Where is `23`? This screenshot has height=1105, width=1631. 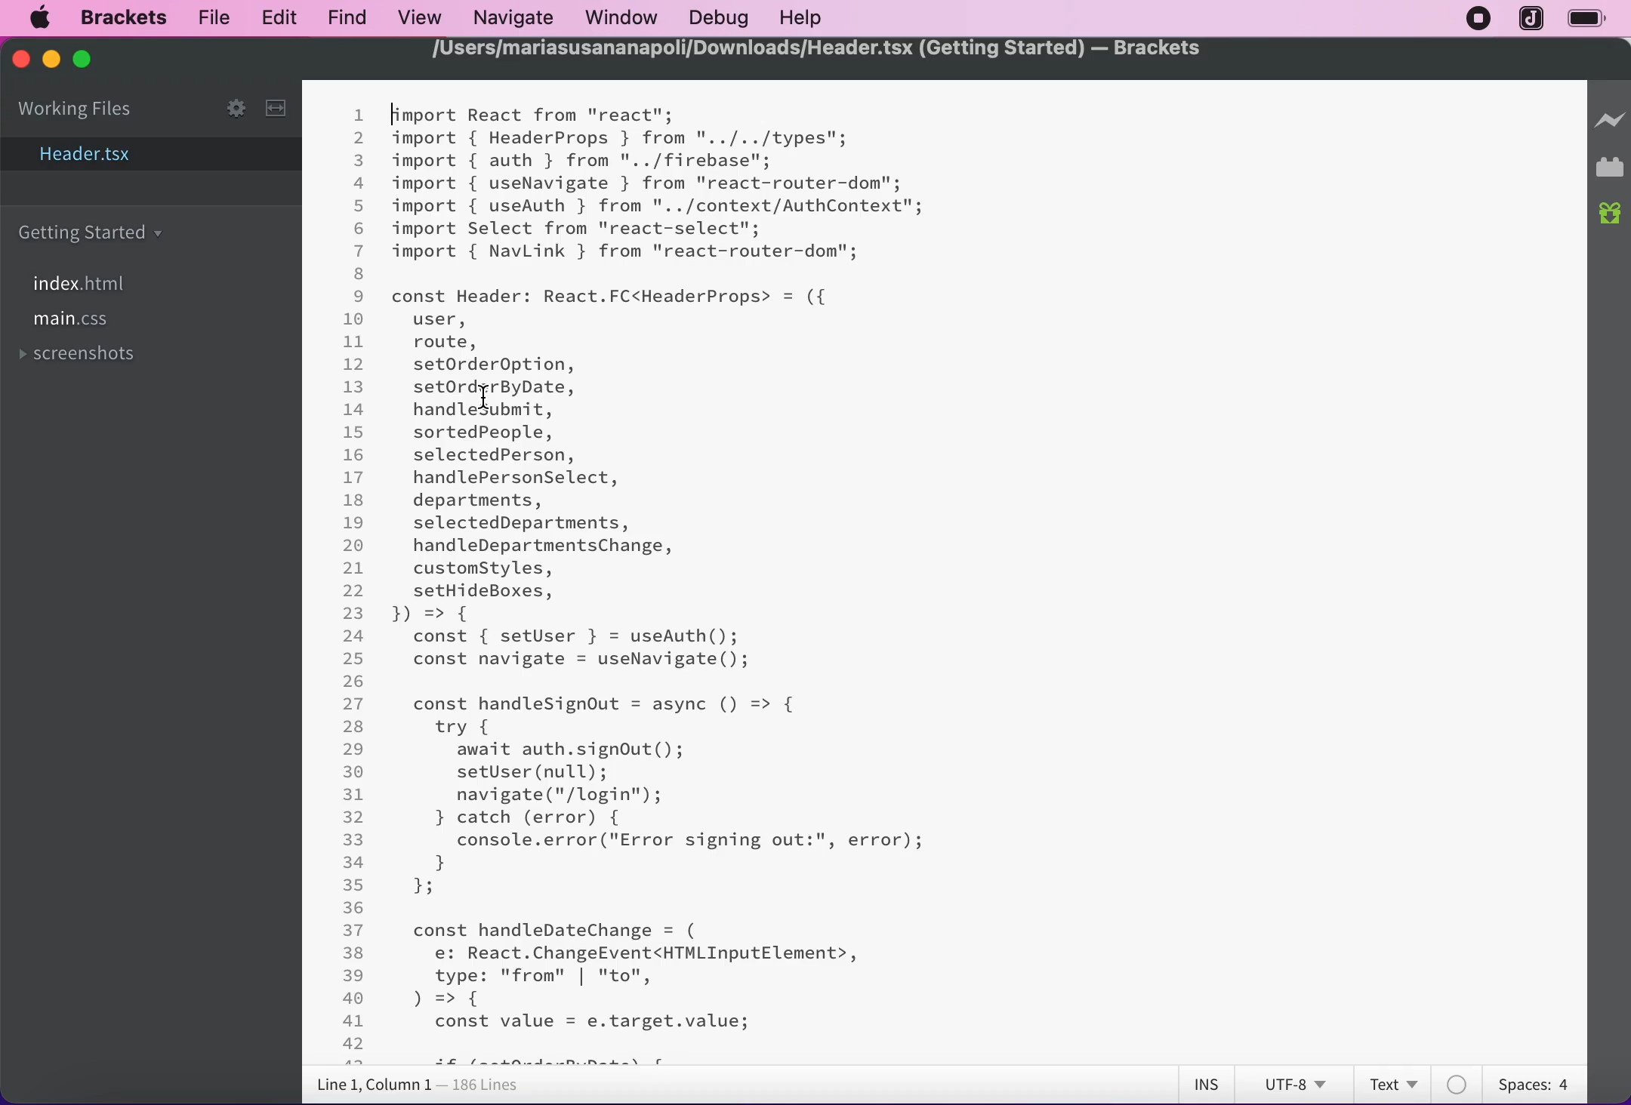 23 is located at coordinates (354, 614).